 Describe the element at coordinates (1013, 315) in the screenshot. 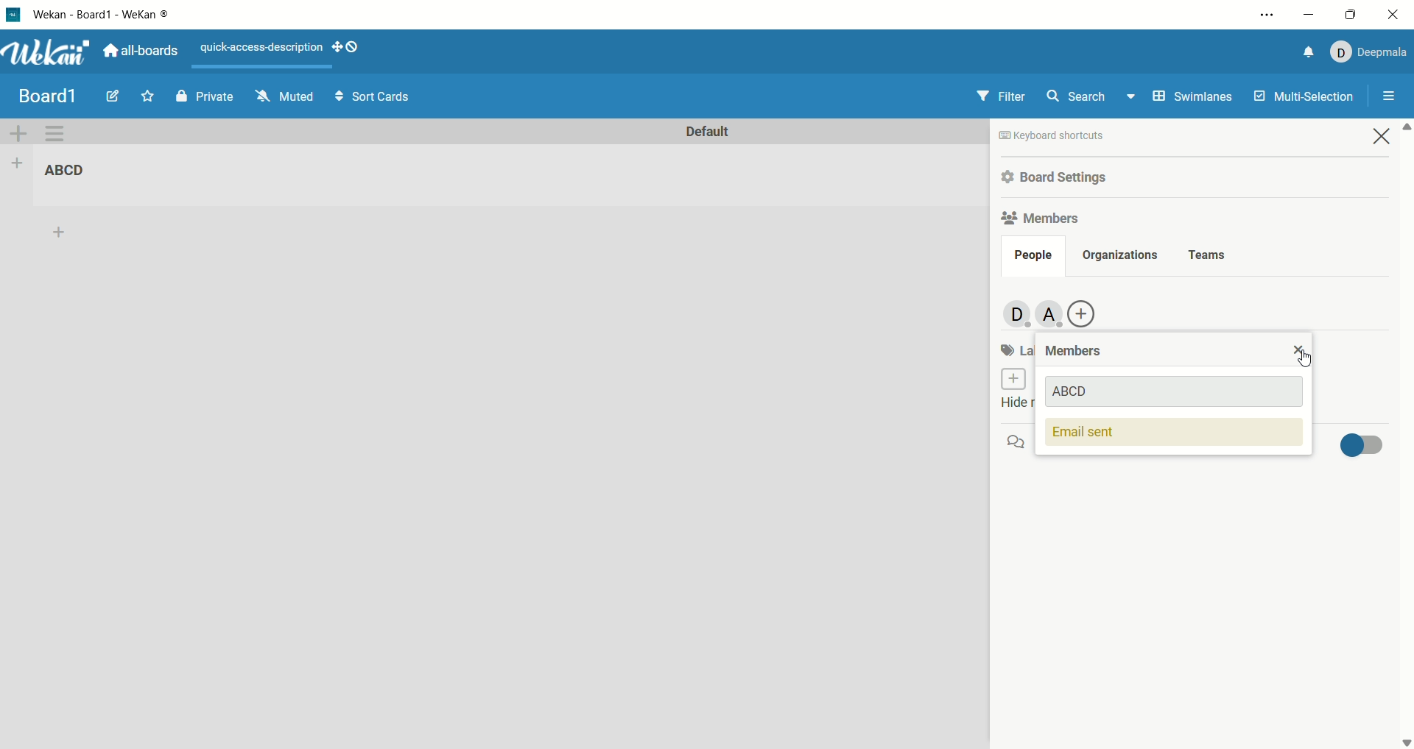

I see `admin` at that location.